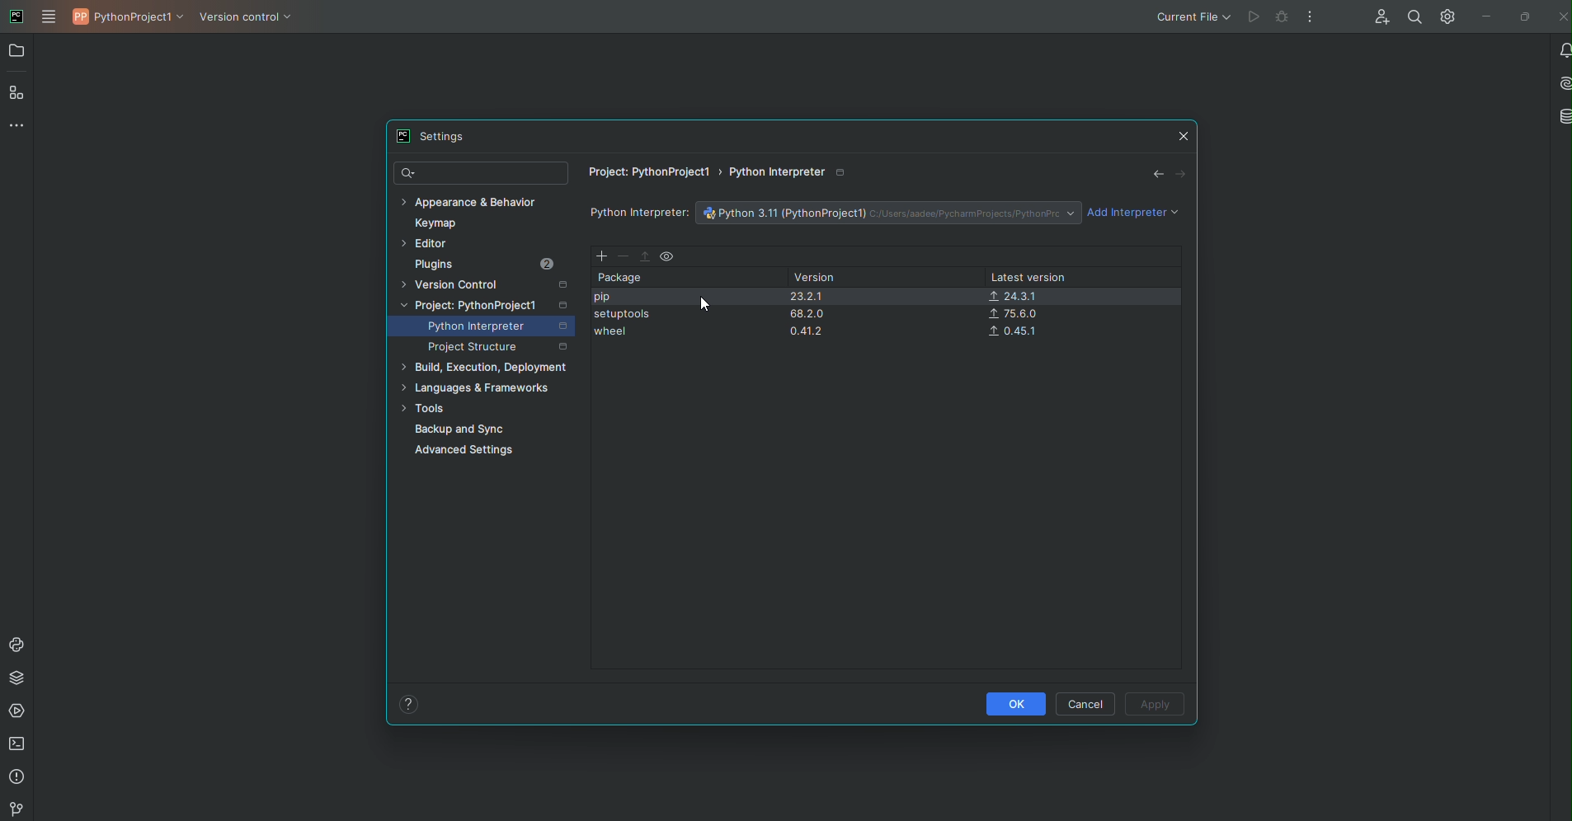 The width and height of the screenshot is (1572, 821). I want to click on Move Up, so click(646, 256).